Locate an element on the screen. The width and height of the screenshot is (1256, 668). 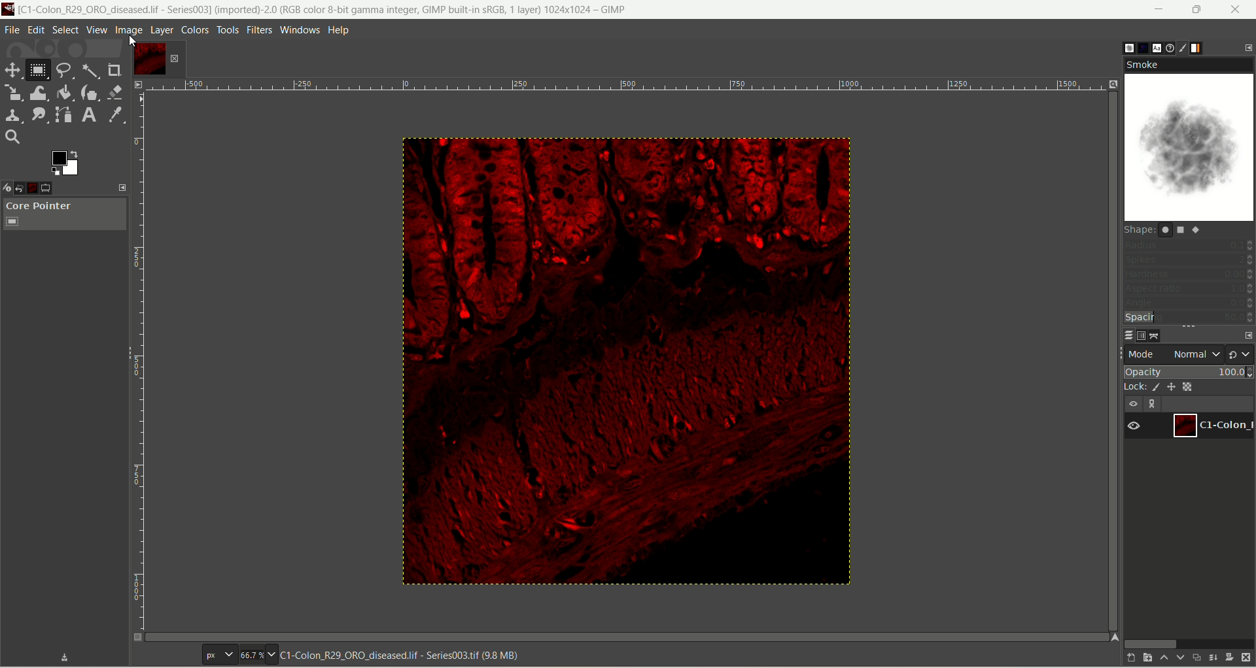
core pointer is located at coordinates (66, 215).